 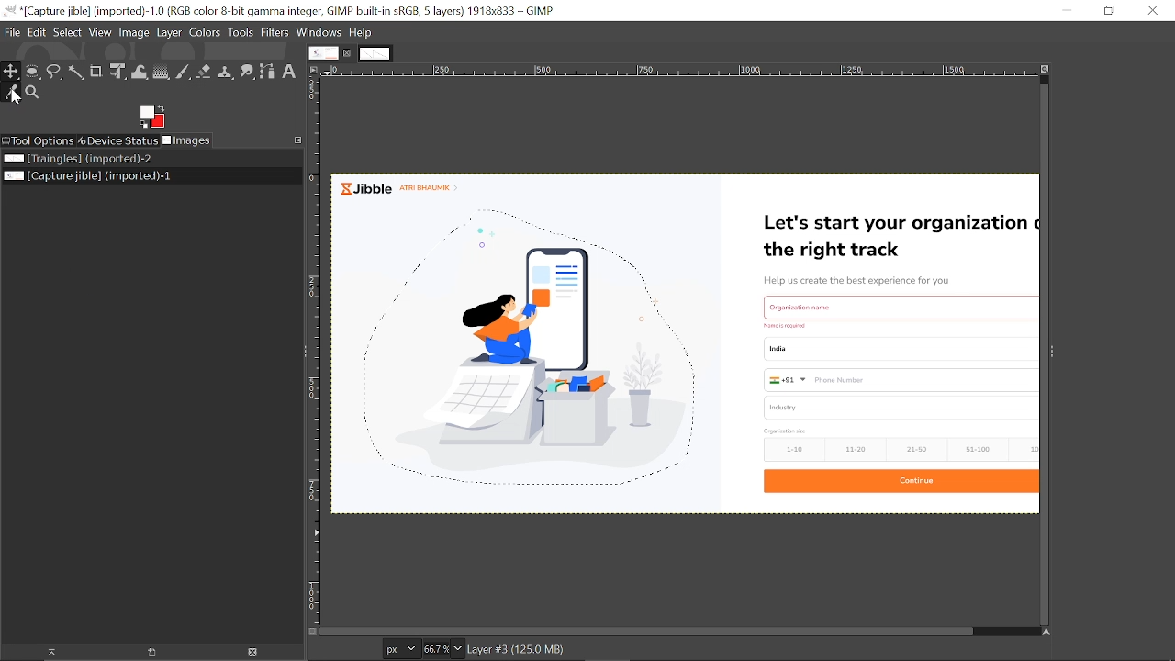 What do you see at coordinates (134, 33) in the screenshot?
I see `Image` at bounding box center [134, 33].